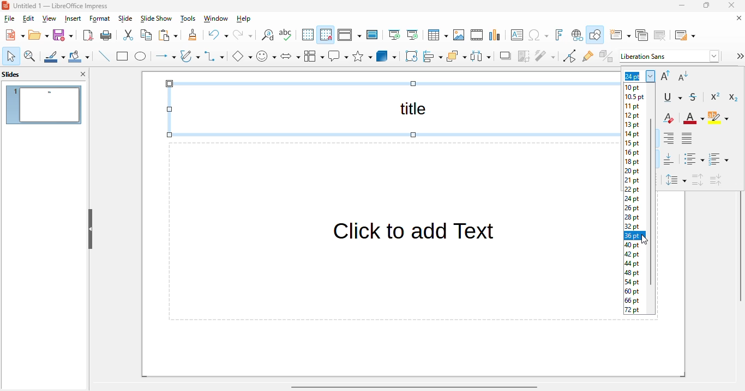 The height and width of the screenshot is (391, 745). What do you see at coordinates (129, 35) in the screenshot?
I see `cut` at bounding box center [129, 35].